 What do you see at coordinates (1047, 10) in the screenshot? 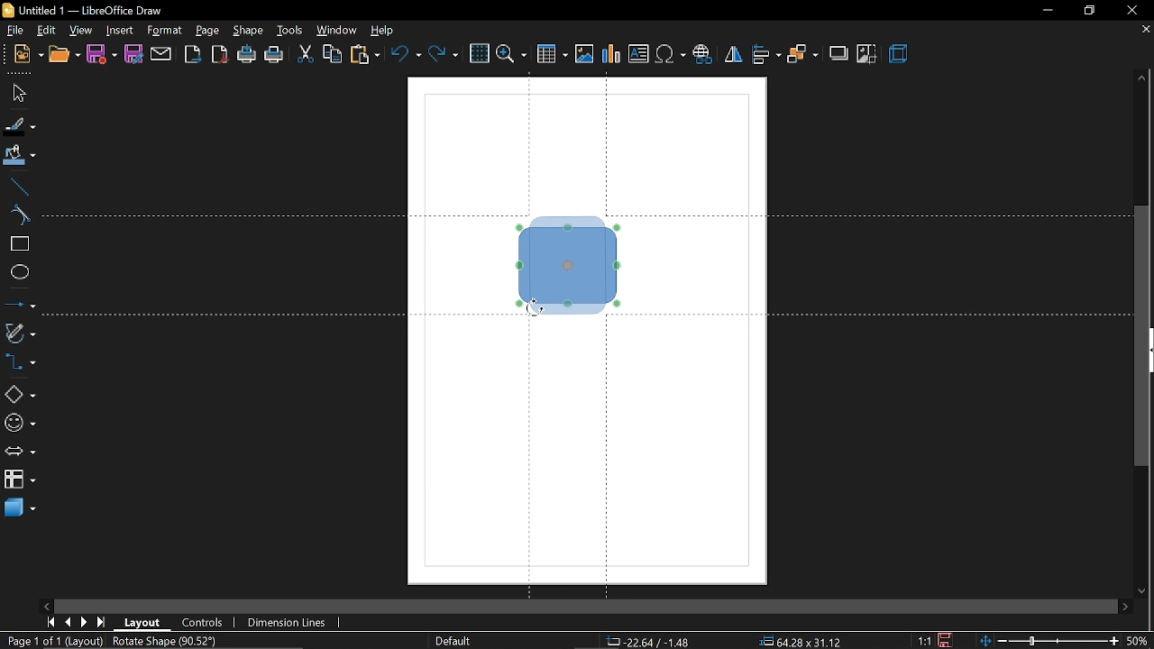
I see `minimize` at bounding box center [1047, 10].